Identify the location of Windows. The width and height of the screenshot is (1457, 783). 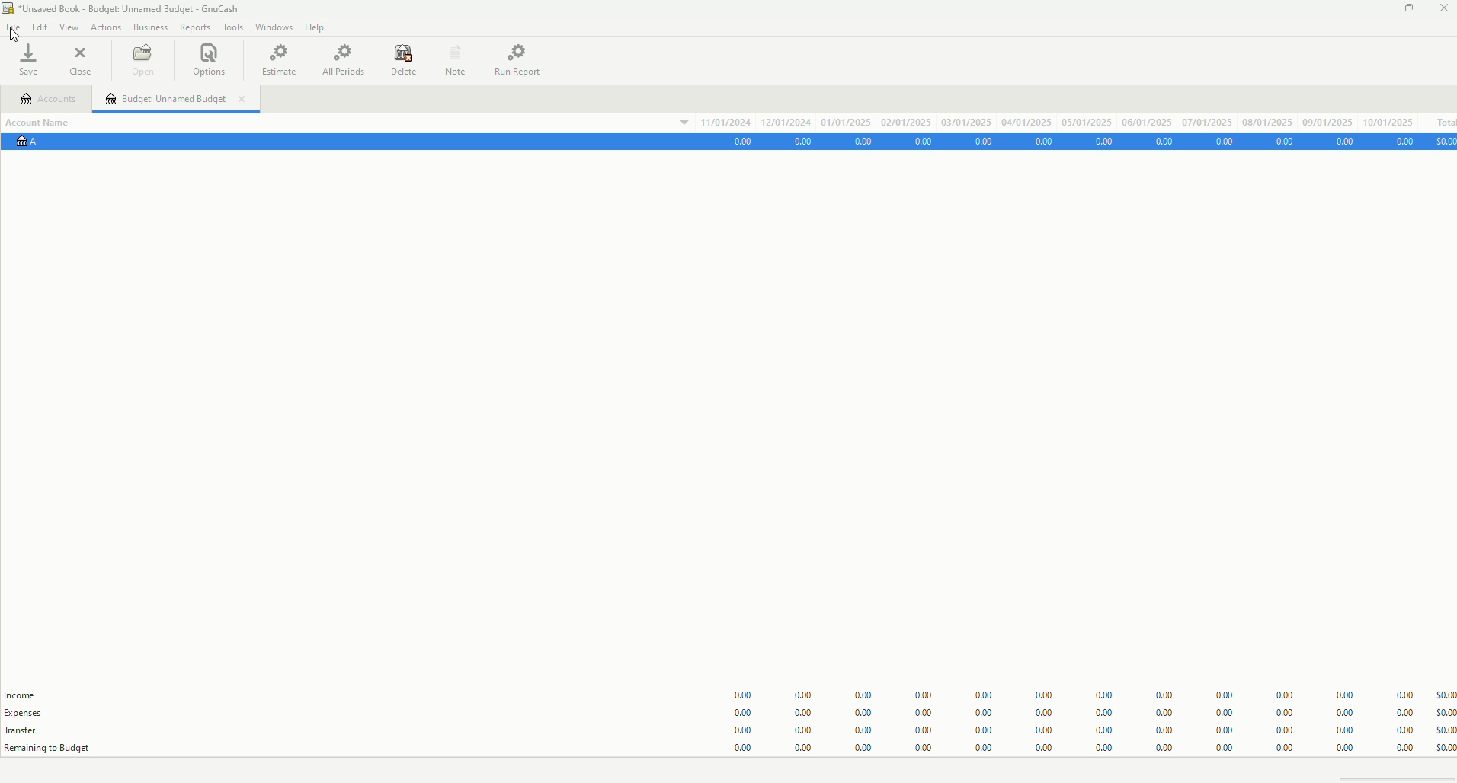
(271, 27).